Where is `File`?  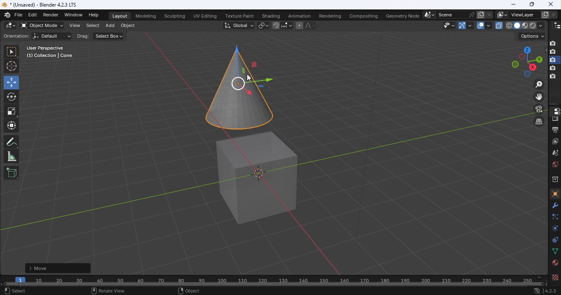
File is located at coordinates (19, 15).